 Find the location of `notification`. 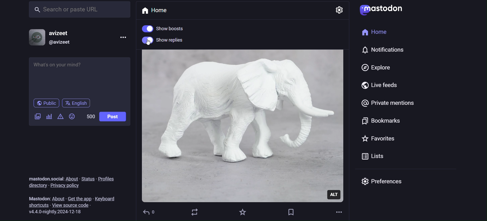

notification is located at coordinates (387, 51).